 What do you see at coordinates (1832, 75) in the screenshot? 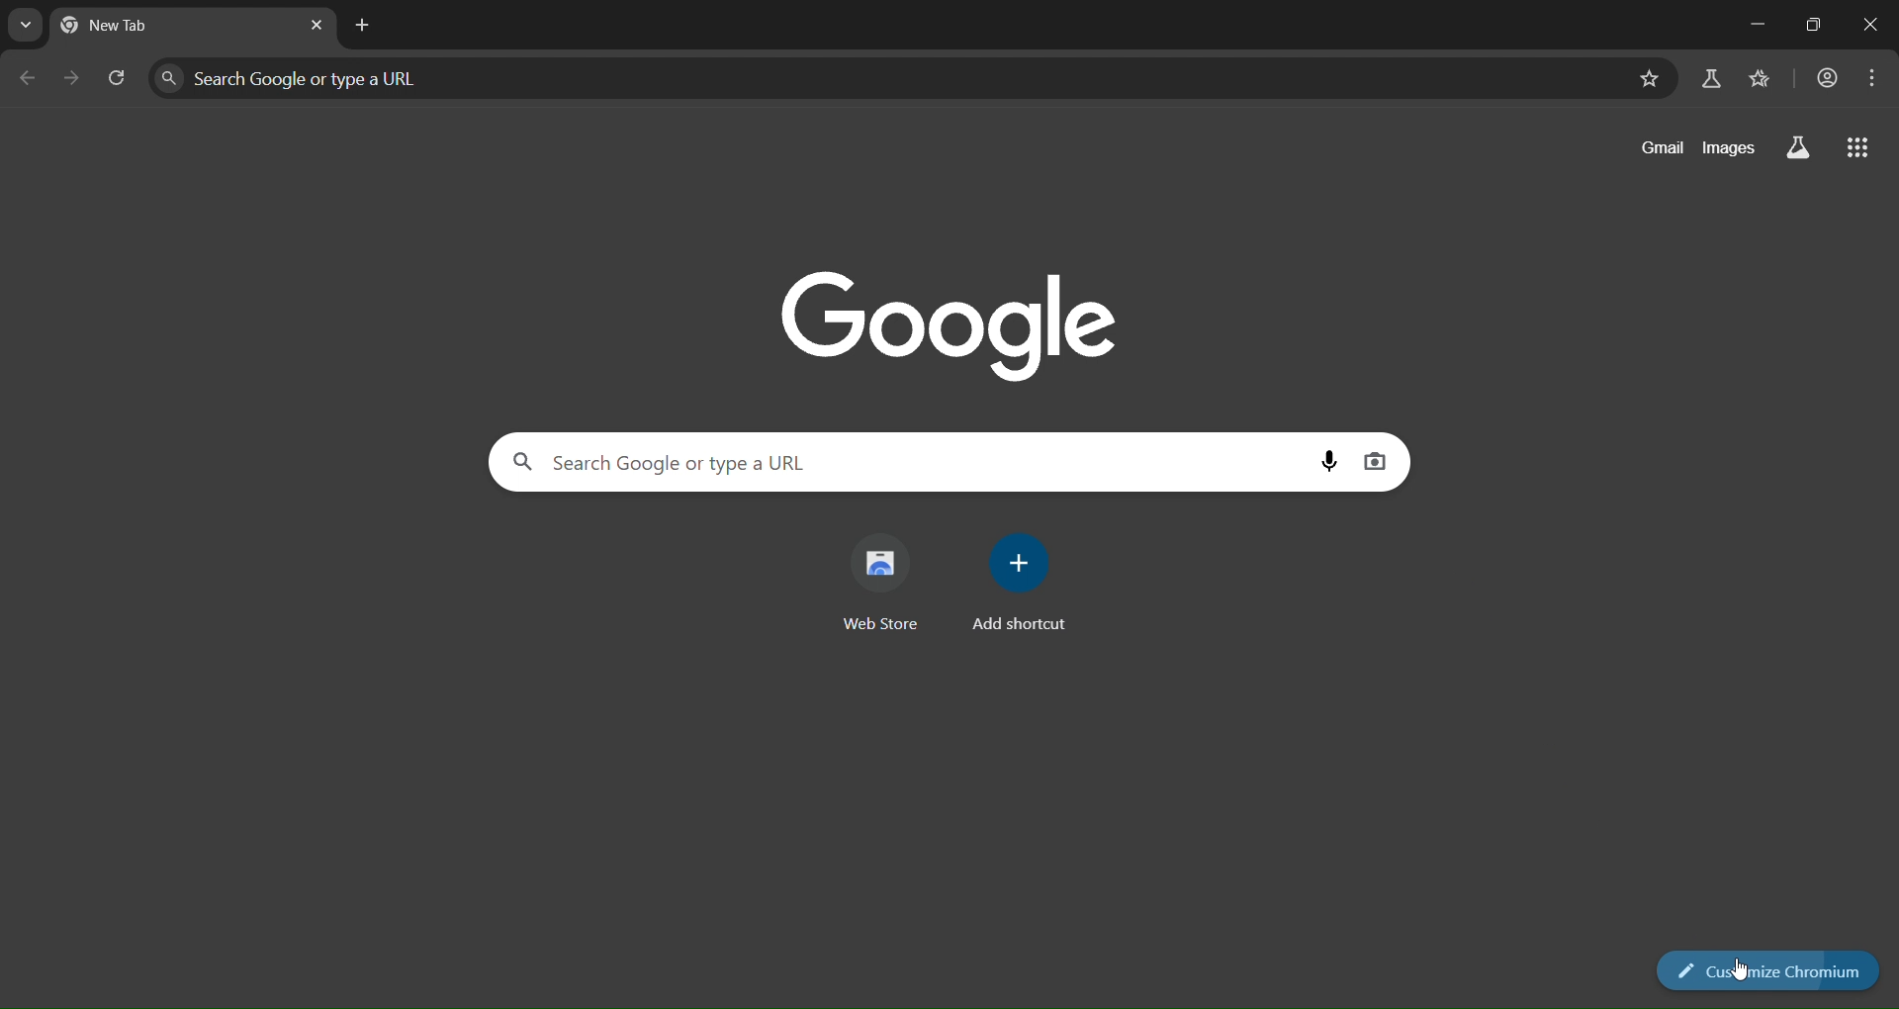
I see `accounr` at bounding box center [1832, 75].